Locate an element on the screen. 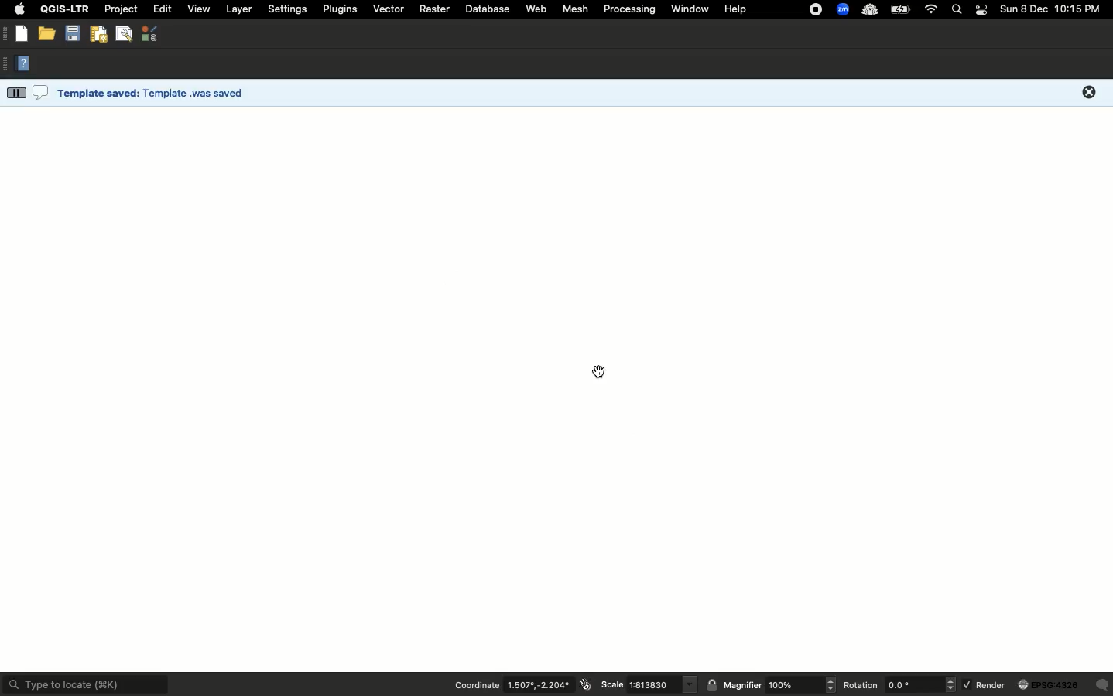 This screenshot has width=1113, height=696. icon is located at coordinates (585, 684).